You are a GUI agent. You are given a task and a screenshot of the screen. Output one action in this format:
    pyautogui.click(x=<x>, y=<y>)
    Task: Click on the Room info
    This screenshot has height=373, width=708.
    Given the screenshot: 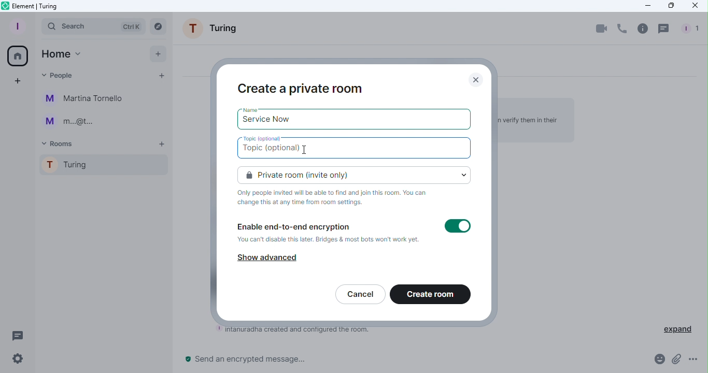 What is the action you would take?
    pyautogui.click(x=642, y=28)
    